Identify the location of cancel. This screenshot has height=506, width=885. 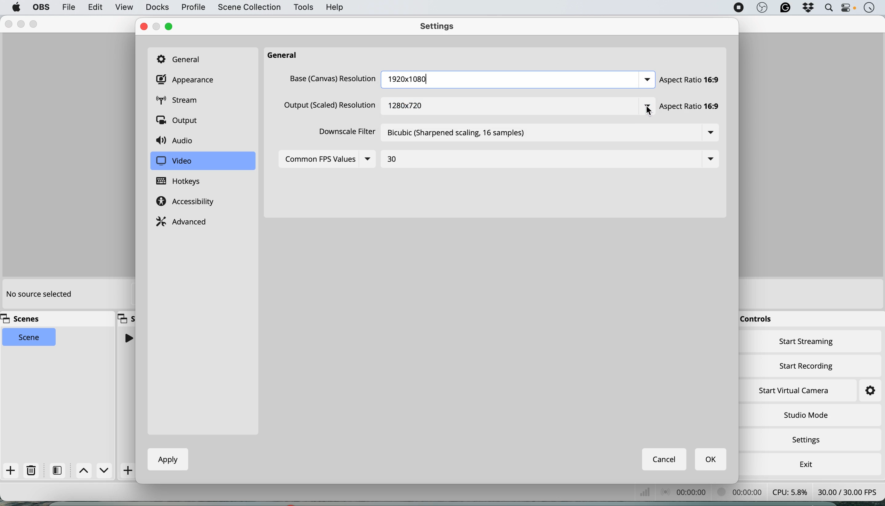
(665, 459).